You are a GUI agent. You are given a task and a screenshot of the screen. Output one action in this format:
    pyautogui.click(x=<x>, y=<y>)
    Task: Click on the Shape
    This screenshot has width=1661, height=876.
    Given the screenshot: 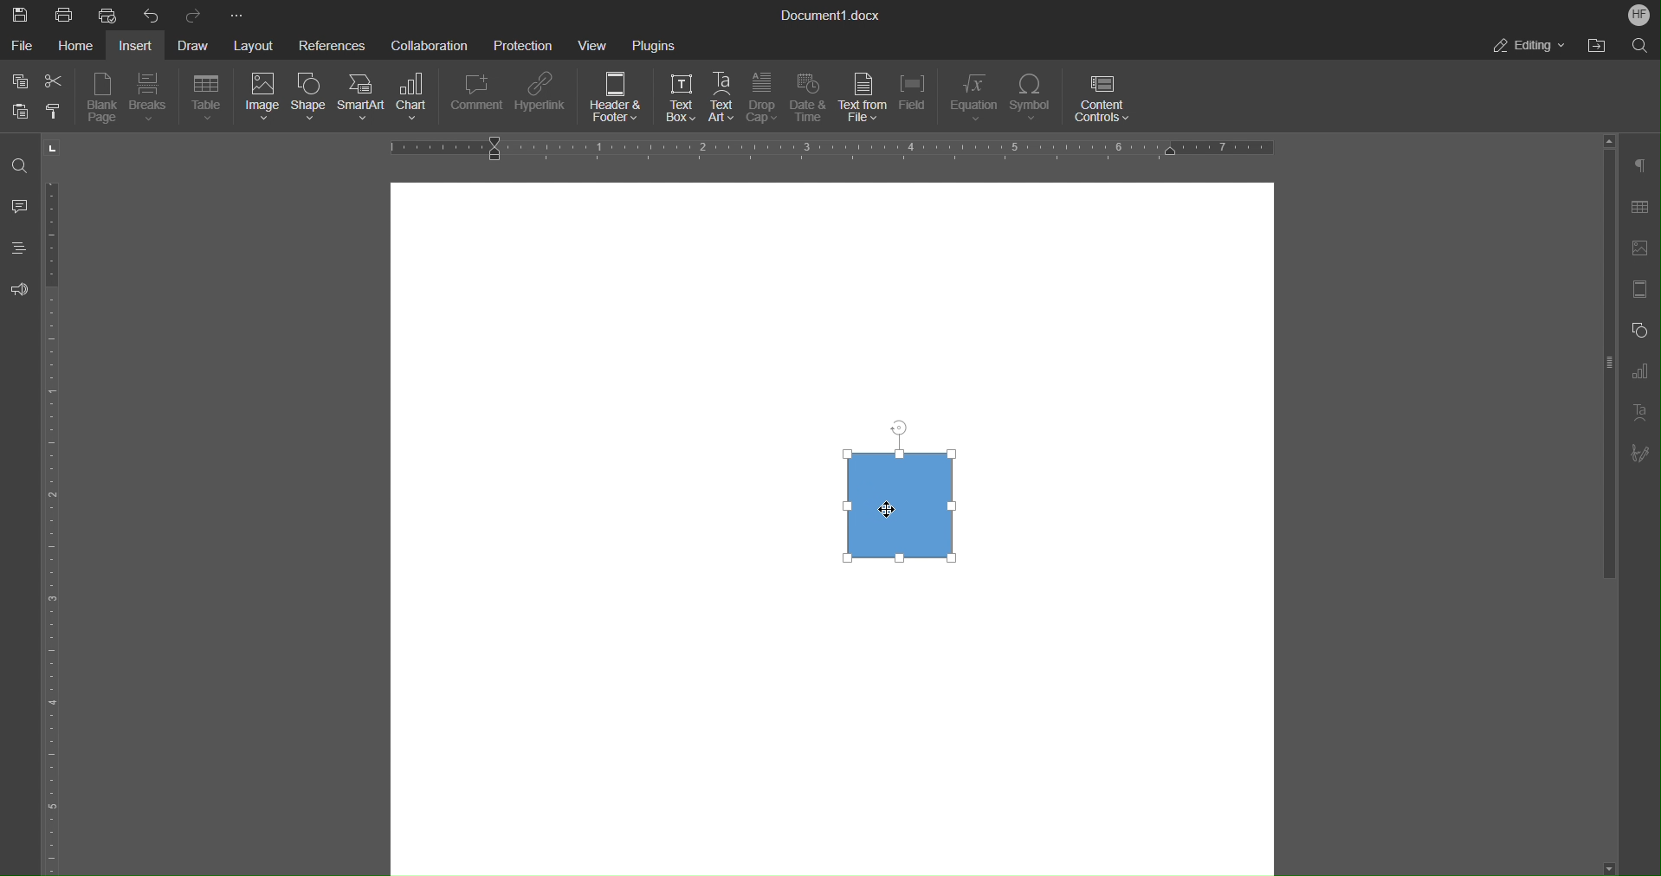 What is the action you would take?
    pyautogui.click(x=308, y=100)
    